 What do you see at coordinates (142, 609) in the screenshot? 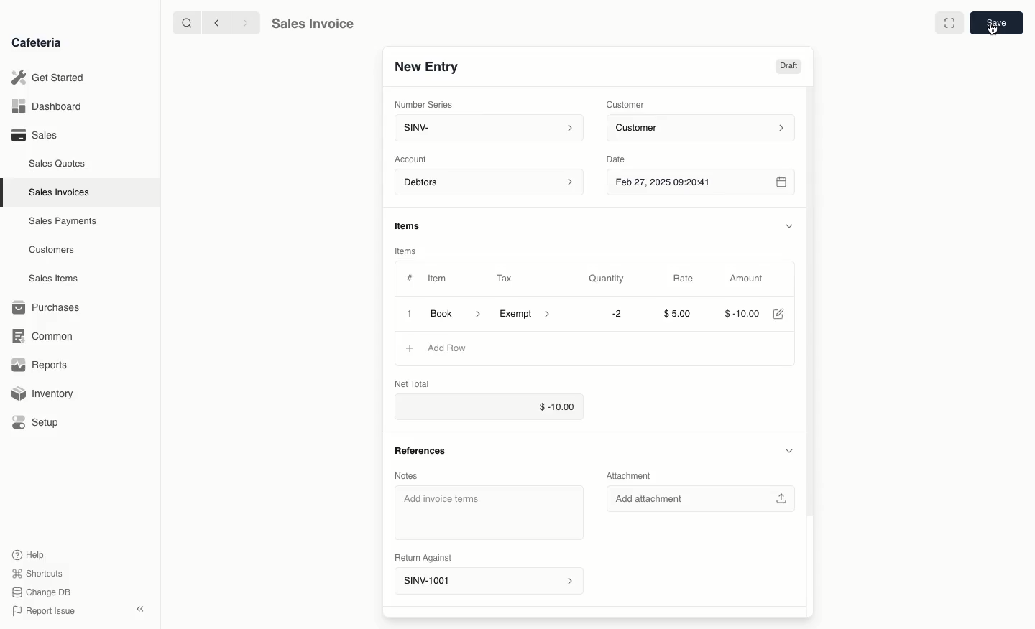
I see `Collapse` at bounding box center [142, 609].